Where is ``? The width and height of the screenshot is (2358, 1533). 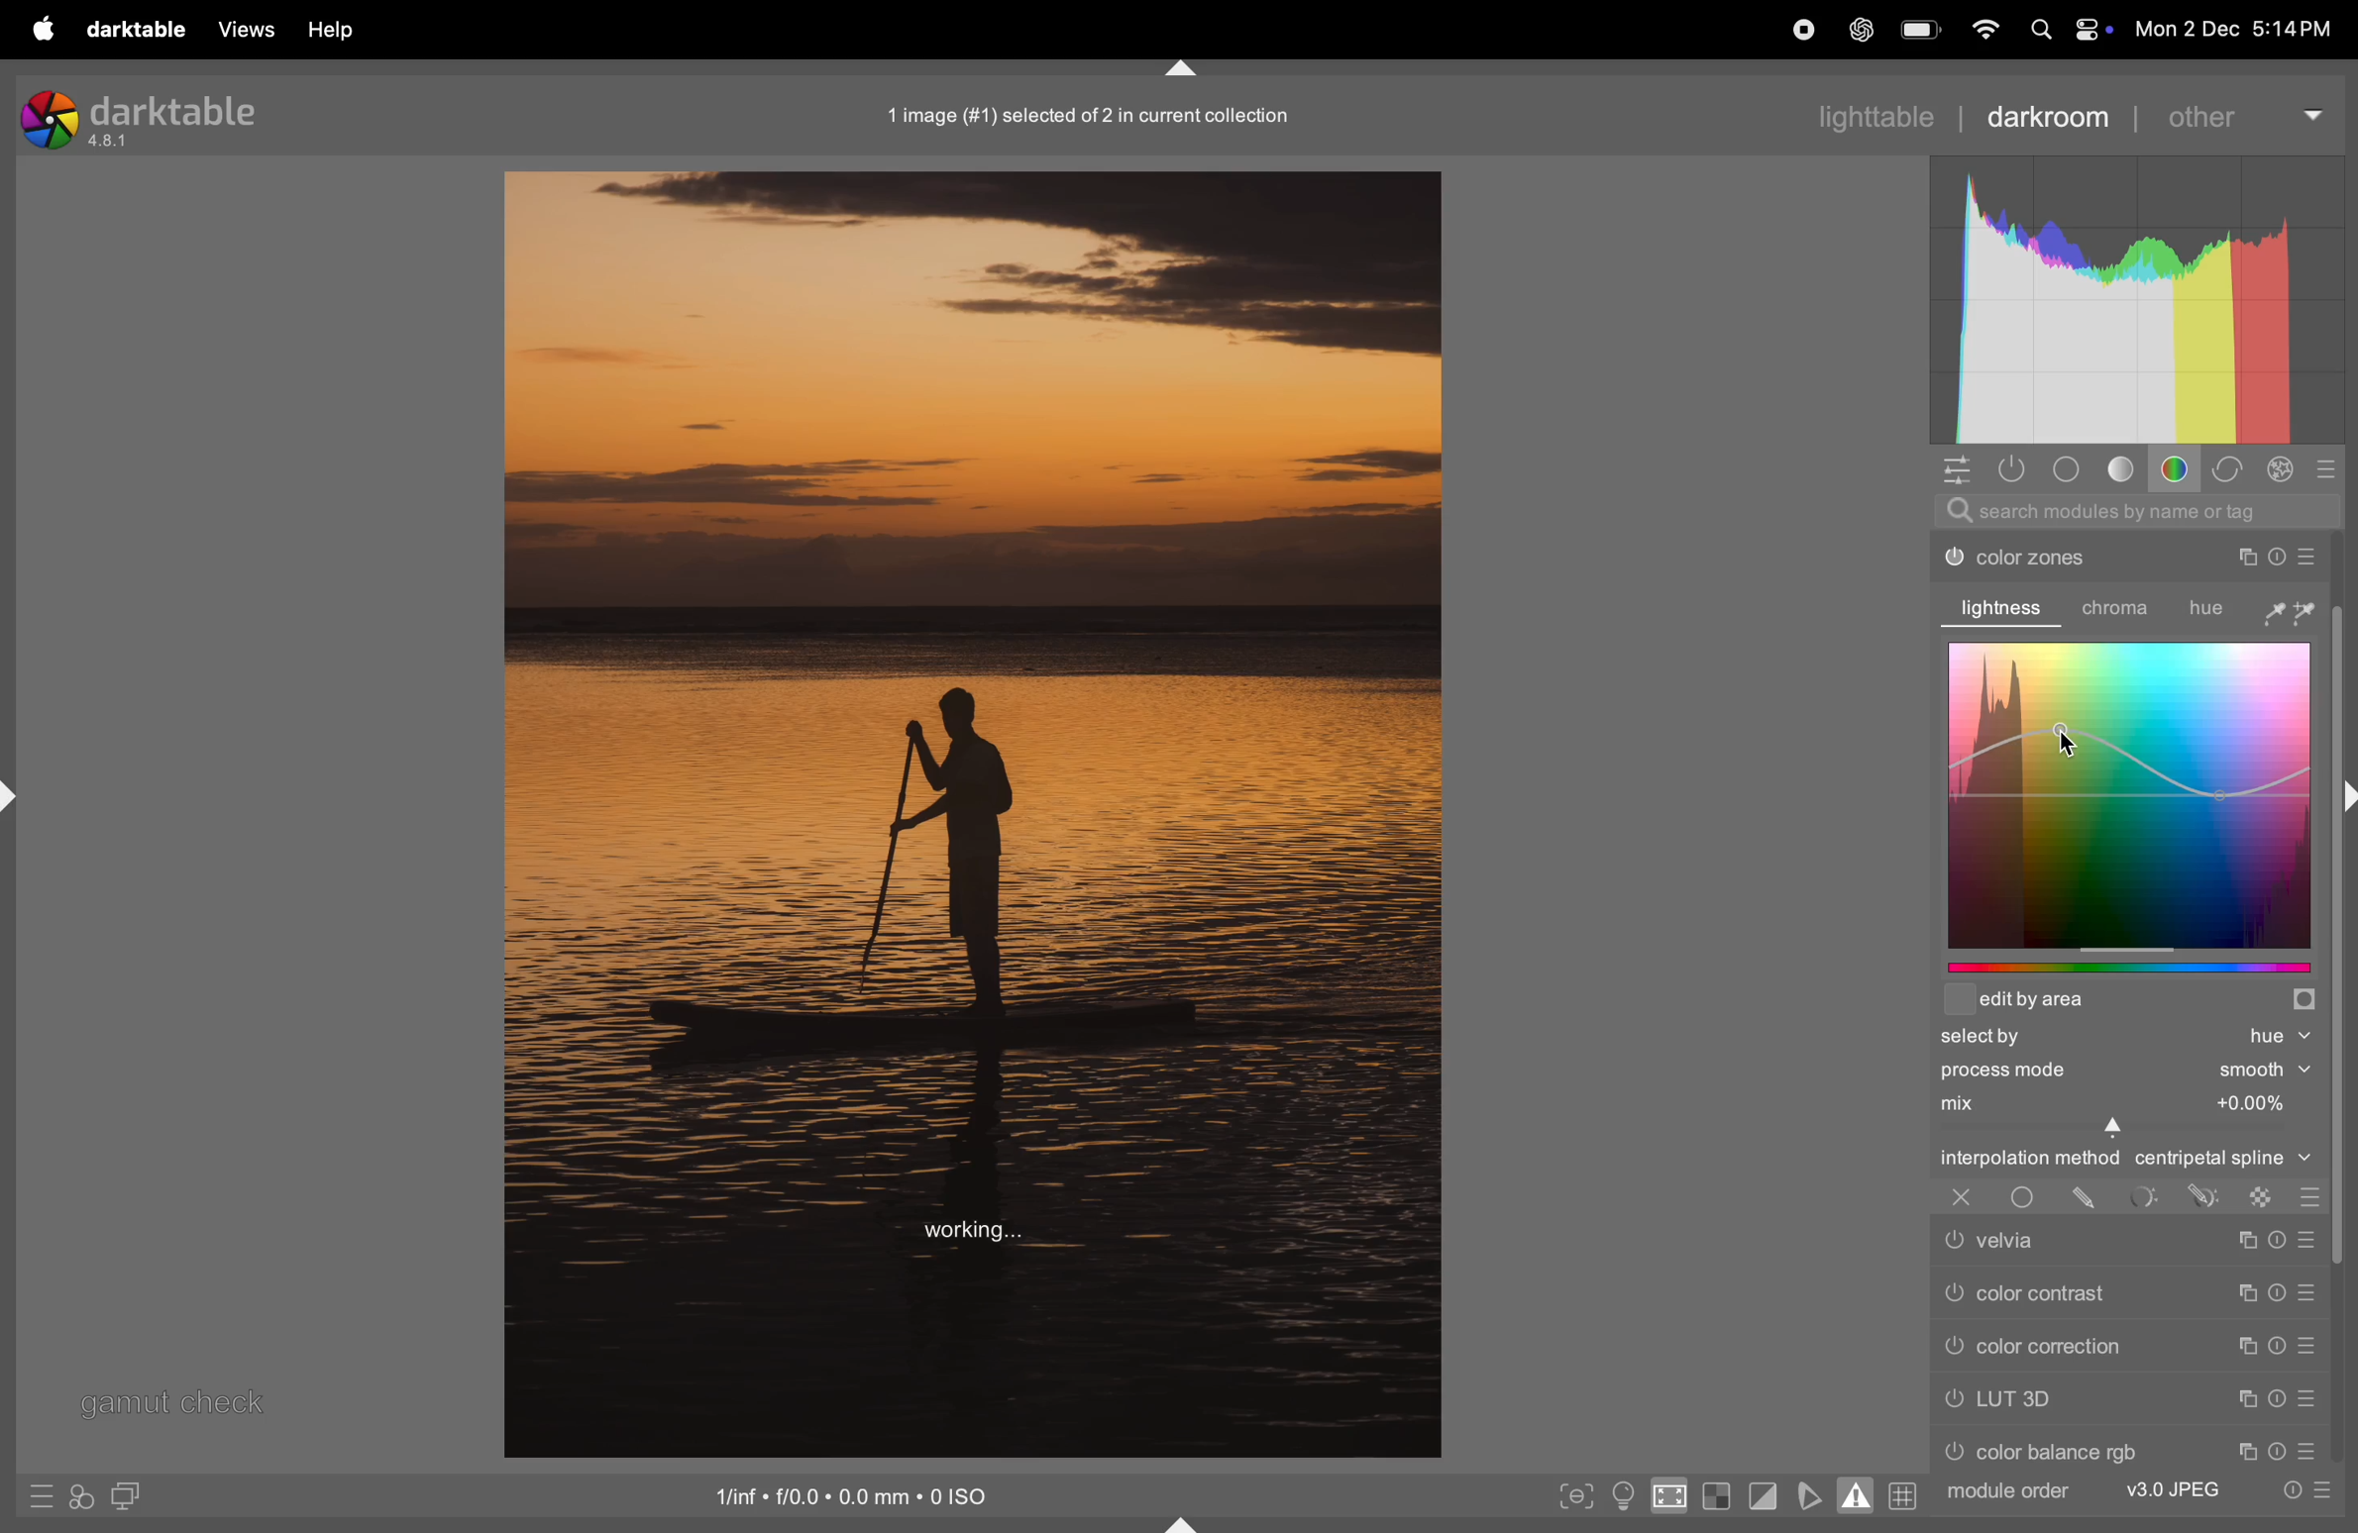
 is located at coordinates (2279, 469).